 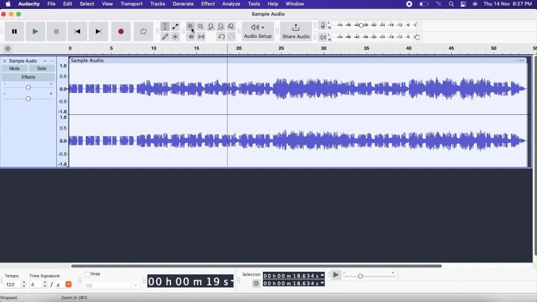 I want to click on Zoom In, so click(x=191, y=26).